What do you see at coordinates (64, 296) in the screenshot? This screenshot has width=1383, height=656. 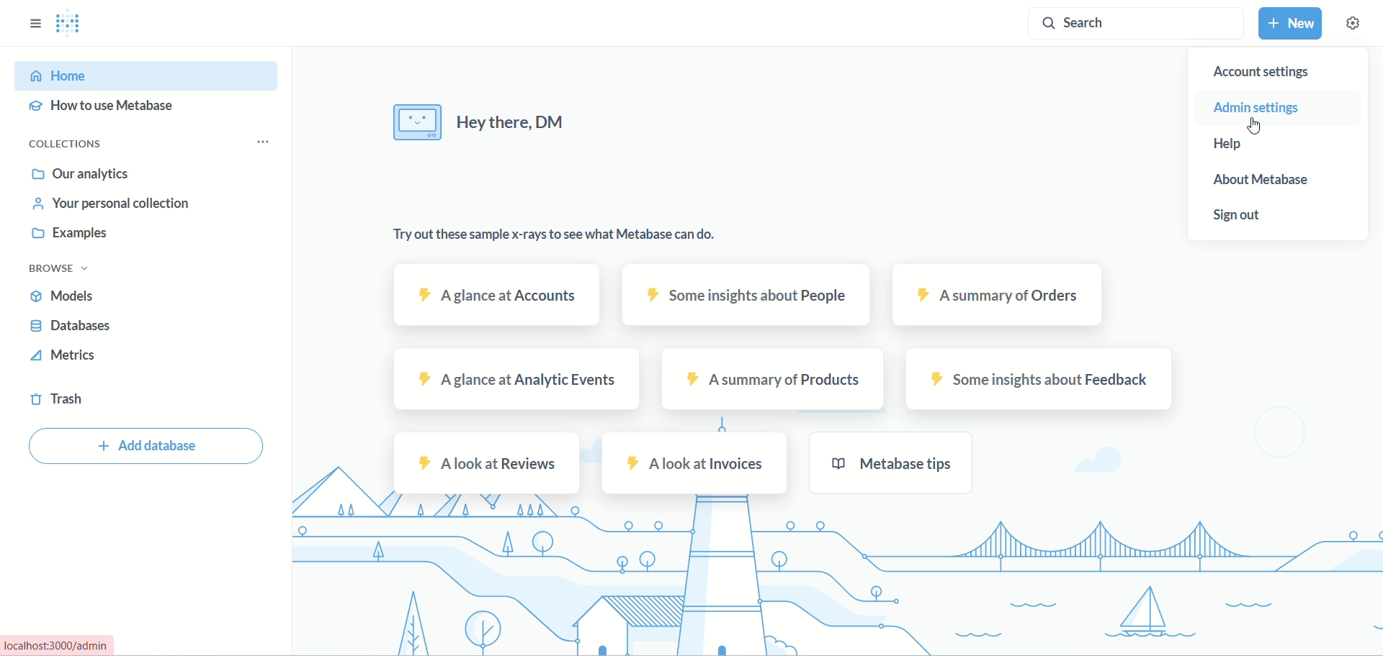 I see `models` at bounding box center [64, 296].